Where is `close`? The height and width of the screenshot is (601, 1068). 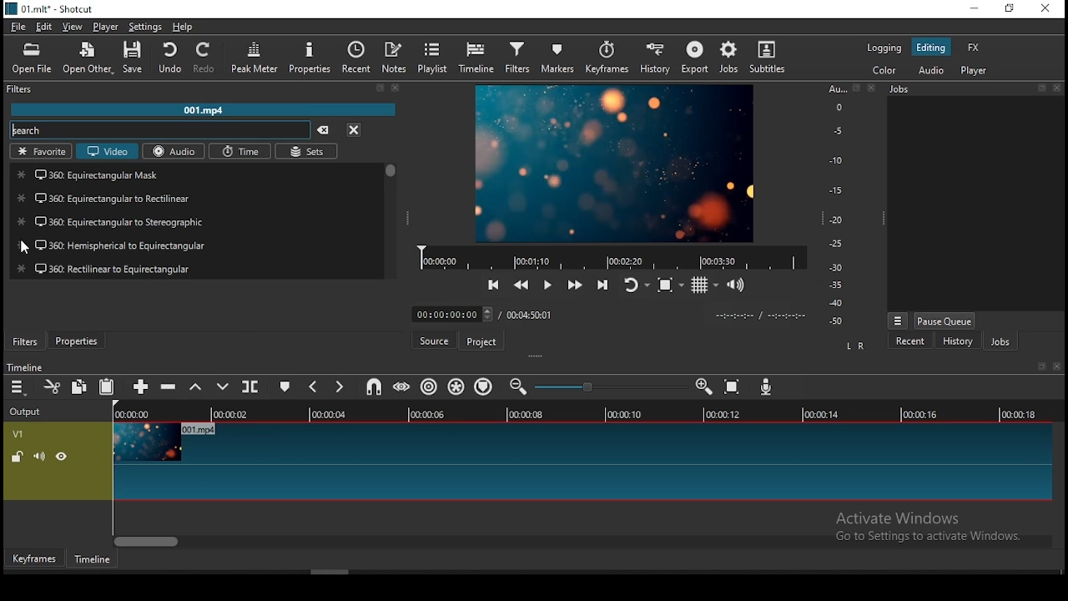
close is located at coordinates (1057, 366).